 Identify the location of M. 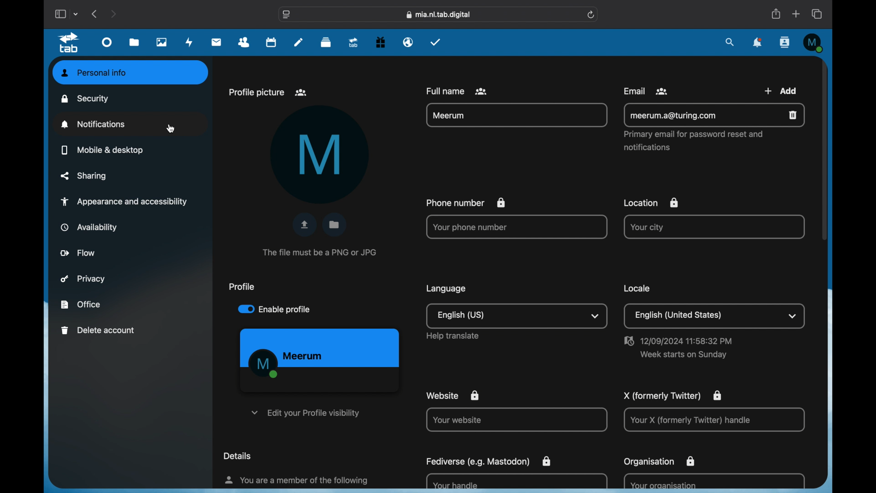
(319, 155).